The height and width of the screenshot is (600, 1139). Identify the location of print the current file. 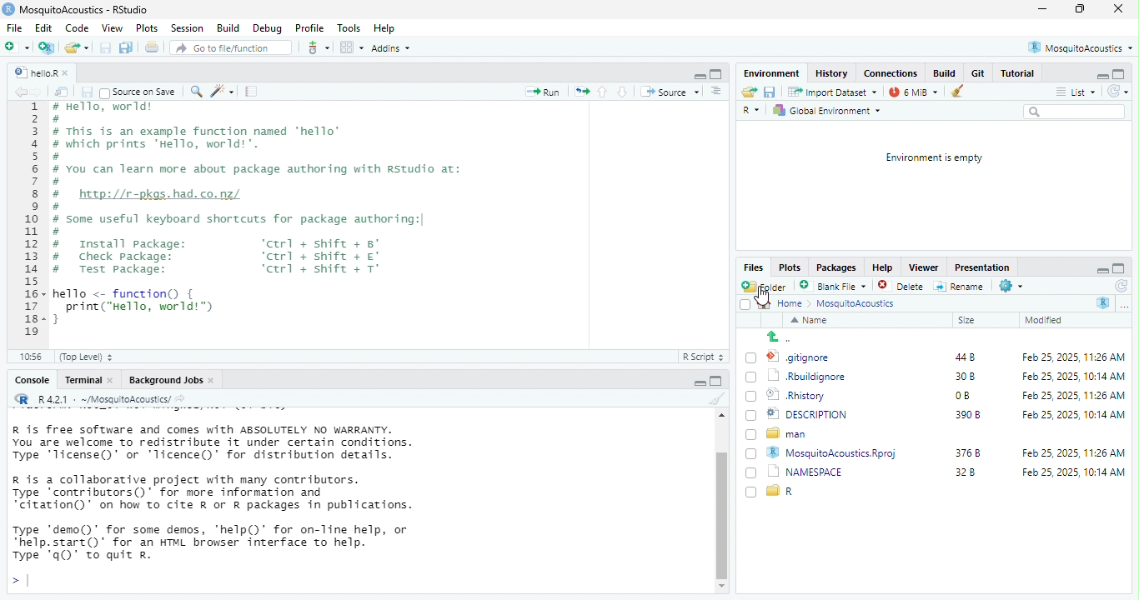
(153, 47).